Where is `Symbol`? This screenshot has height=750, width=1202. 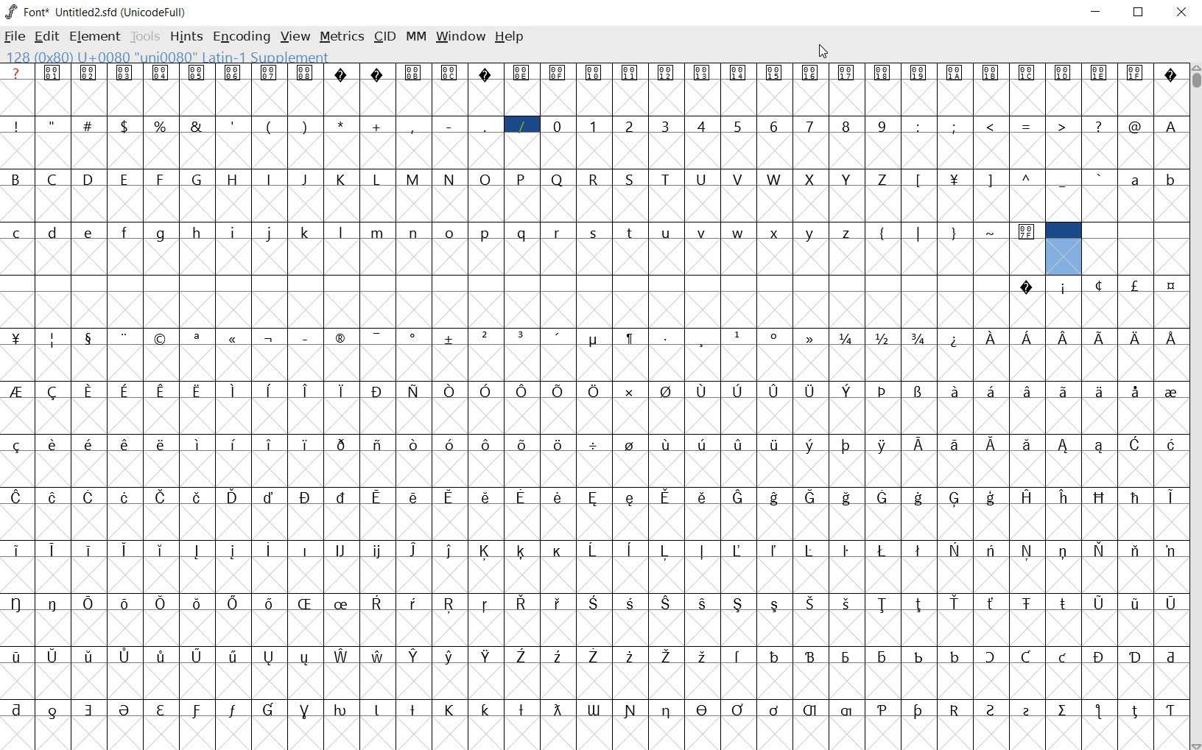 Symbol is located at coordinates (1136, 496).